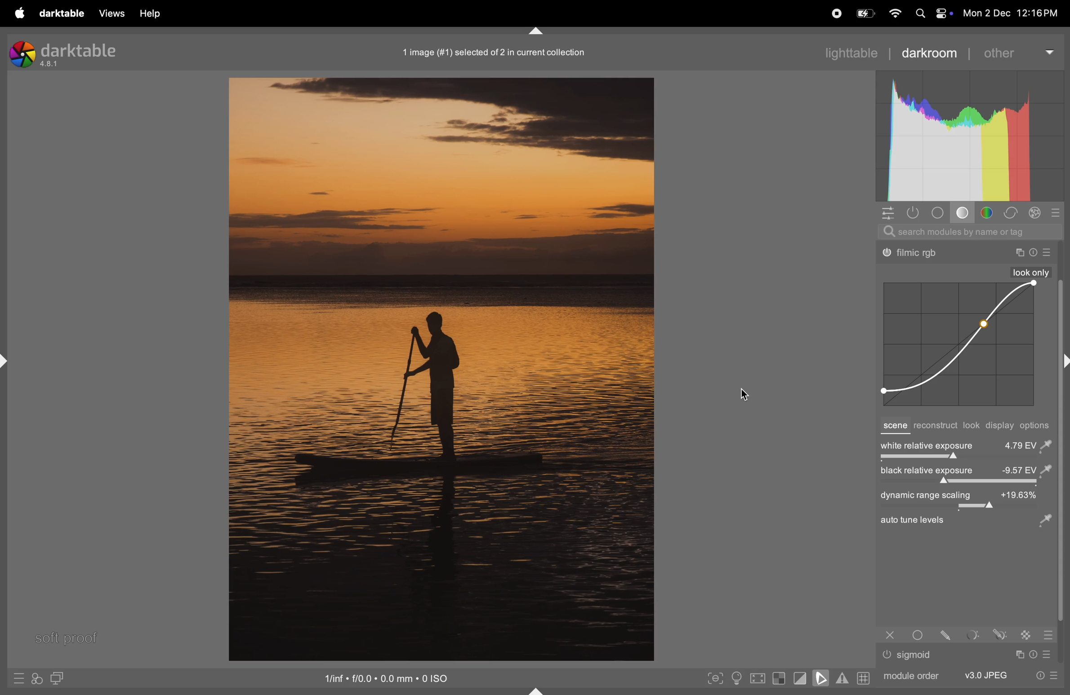 Image resolution: width=1070 pixels, height=695 pixels. Describe the element at coordinates (1031, 272) in the screenshot. I see `` at that location.